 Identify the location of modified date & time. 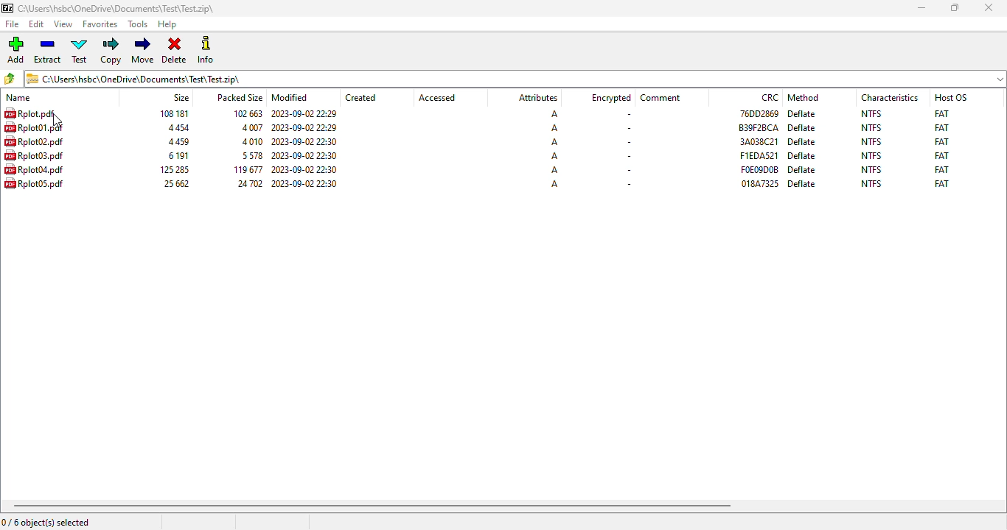
(304, 114).